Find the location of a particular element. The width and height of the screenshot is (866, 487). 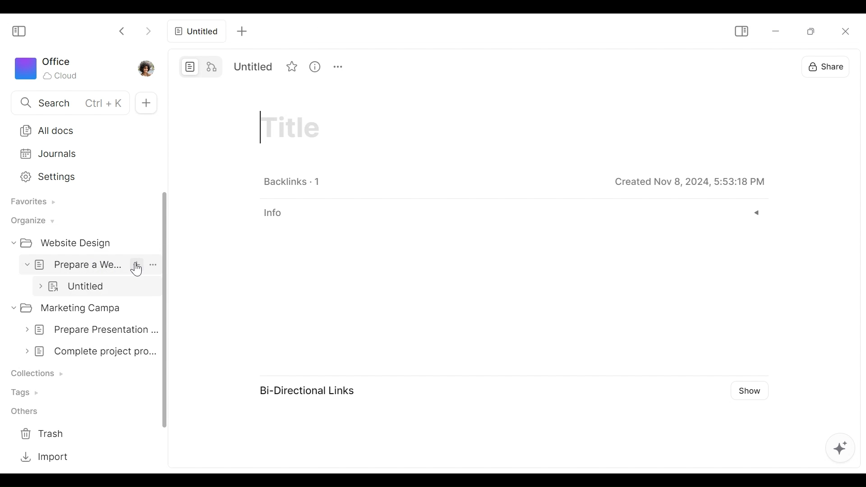

Bi-Directional Links is located at coordinates (311, 391).